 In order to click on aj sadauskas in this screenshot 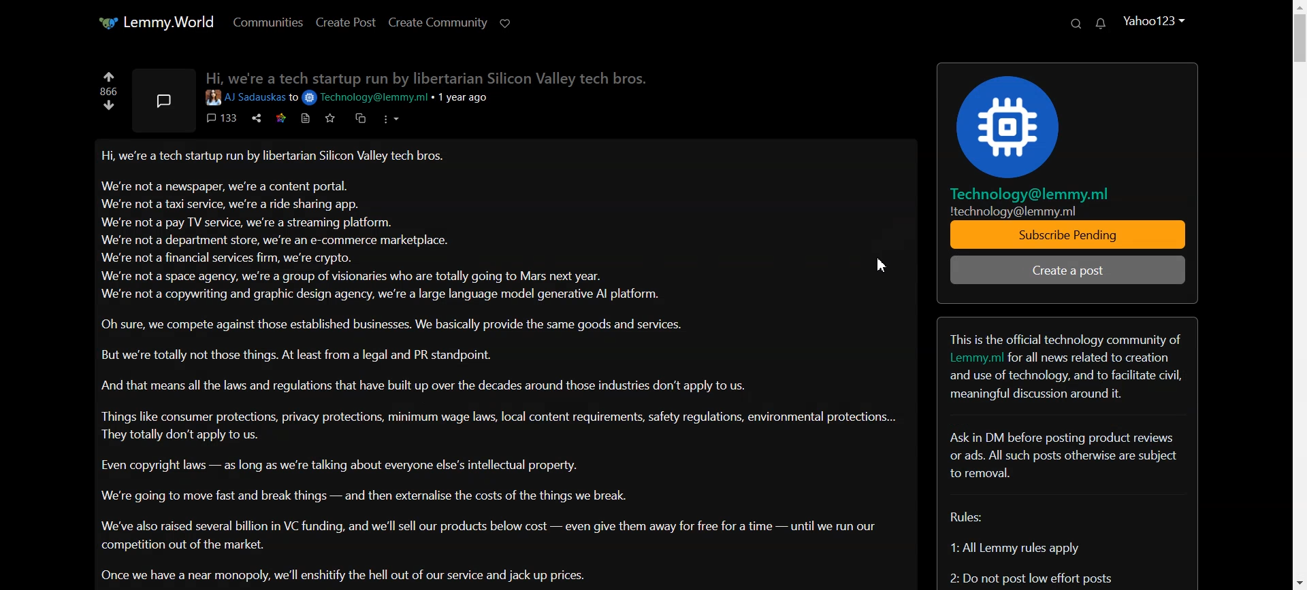, I will do `click(244, 98)`.